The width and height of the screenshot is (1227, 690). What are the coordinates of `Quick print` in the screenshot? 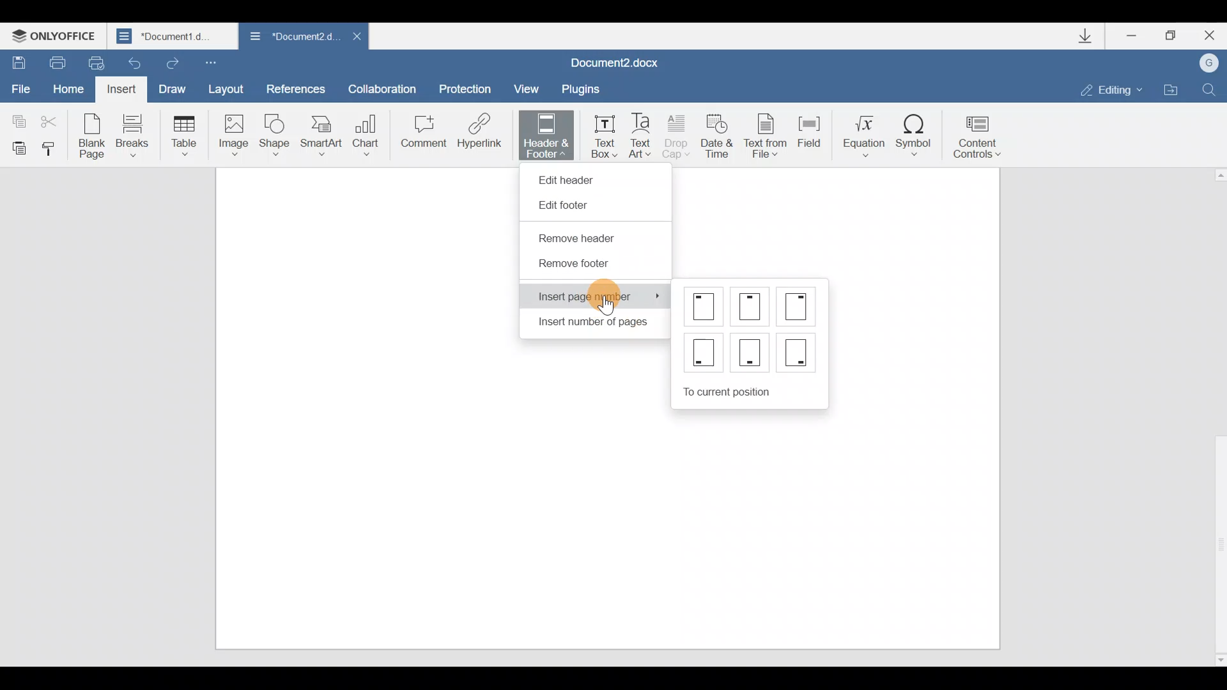 It's located at (97, 63).